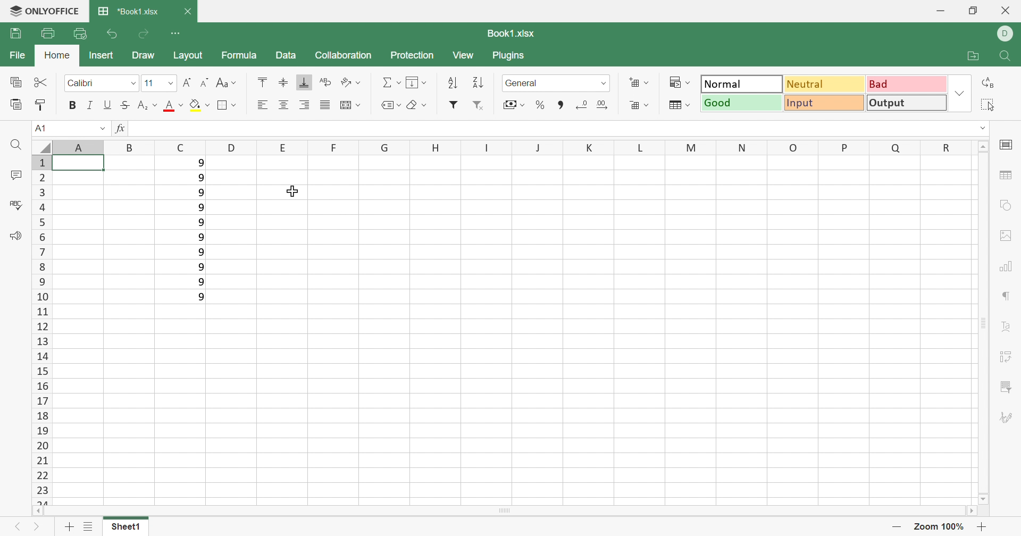 This screenshot has height=536, width=1021. Describe the element at coordinates (202, 237) in the screenshot. I see `9` at that location.